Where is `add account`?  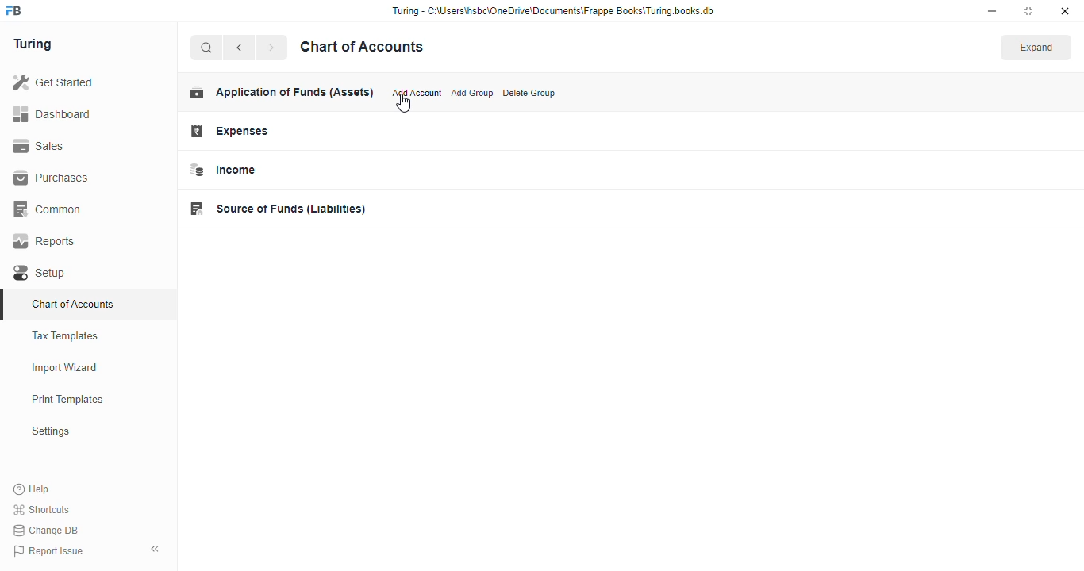
add account is located at coordinates (417, 92).